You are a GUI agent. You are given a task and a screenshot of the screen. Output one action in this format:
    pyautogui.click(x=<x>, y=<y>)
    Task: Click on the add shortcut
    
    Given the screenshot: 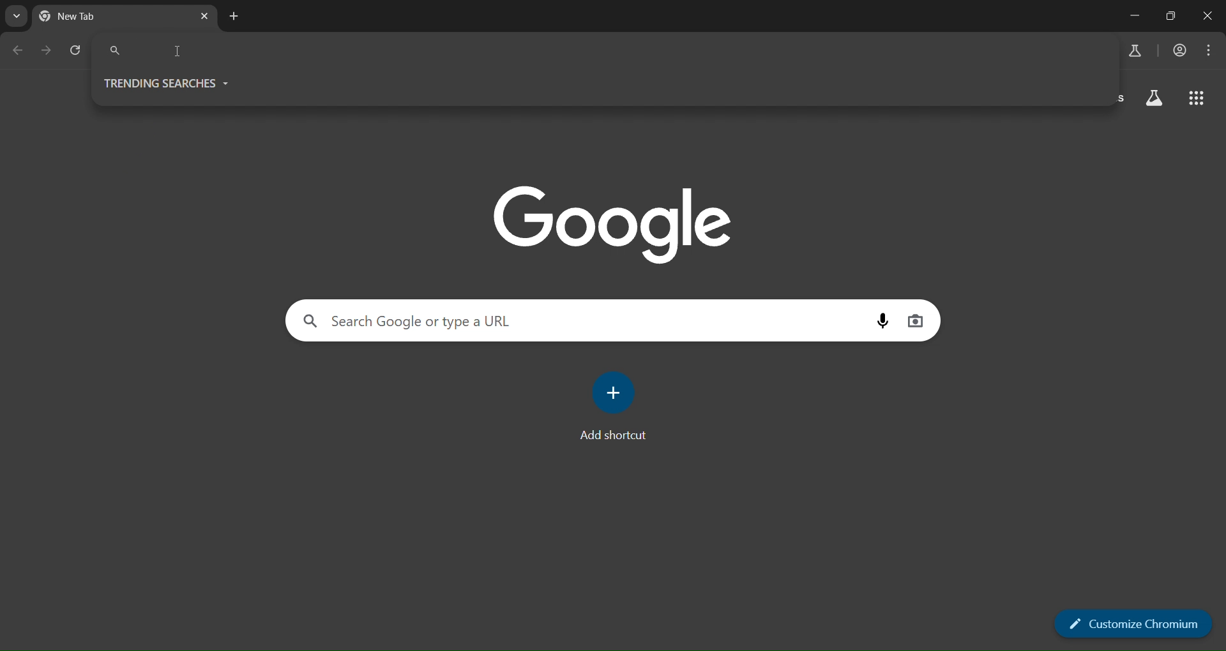 What is the action you would take?
    pyautogui.click(x=619, y=407)
    